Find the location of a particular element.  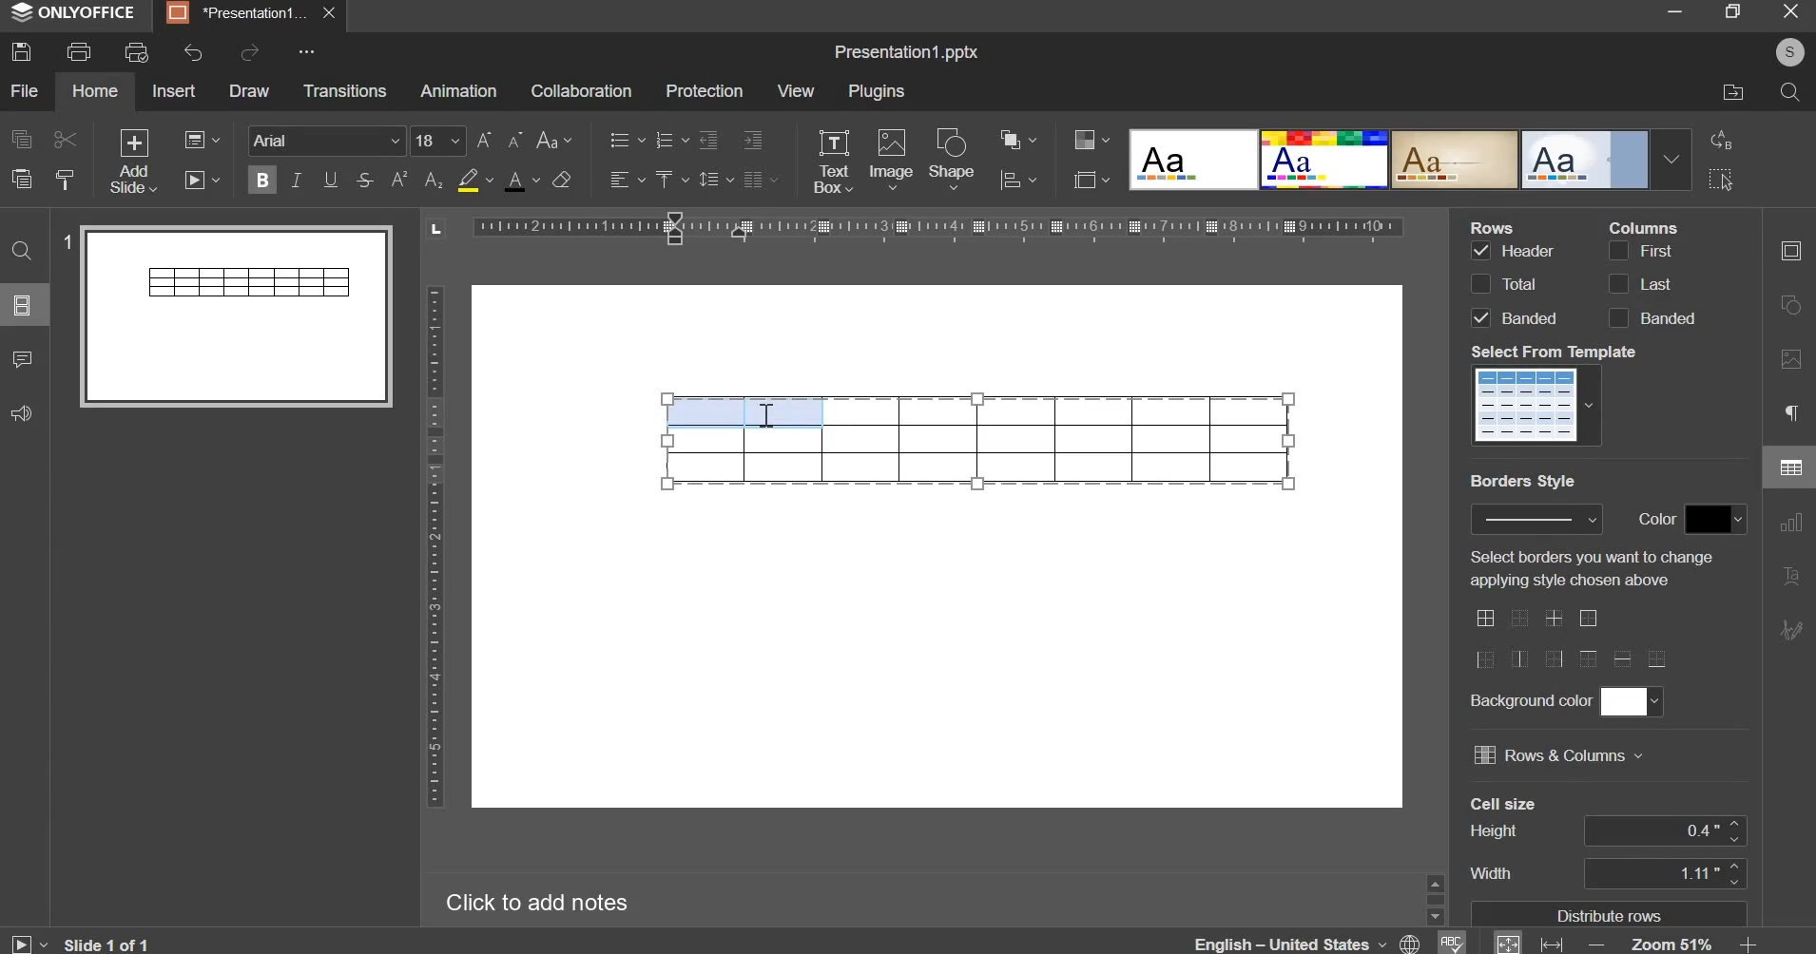

search is located at coordinates (1788, 92).